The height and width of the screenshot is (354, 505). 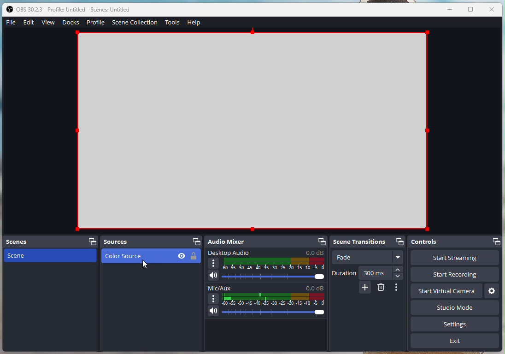 I want to click on Desktop Audio, so click(x=267, y=266).